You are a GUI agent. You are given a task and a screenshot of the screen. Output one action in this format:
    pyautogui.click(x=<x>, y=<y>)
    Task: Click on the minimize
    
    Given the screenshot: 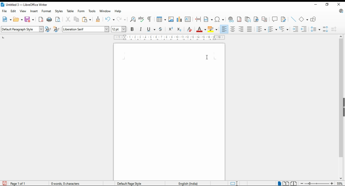 What is the action you would take?
    pyautogui.click(x=315, y=4)
    